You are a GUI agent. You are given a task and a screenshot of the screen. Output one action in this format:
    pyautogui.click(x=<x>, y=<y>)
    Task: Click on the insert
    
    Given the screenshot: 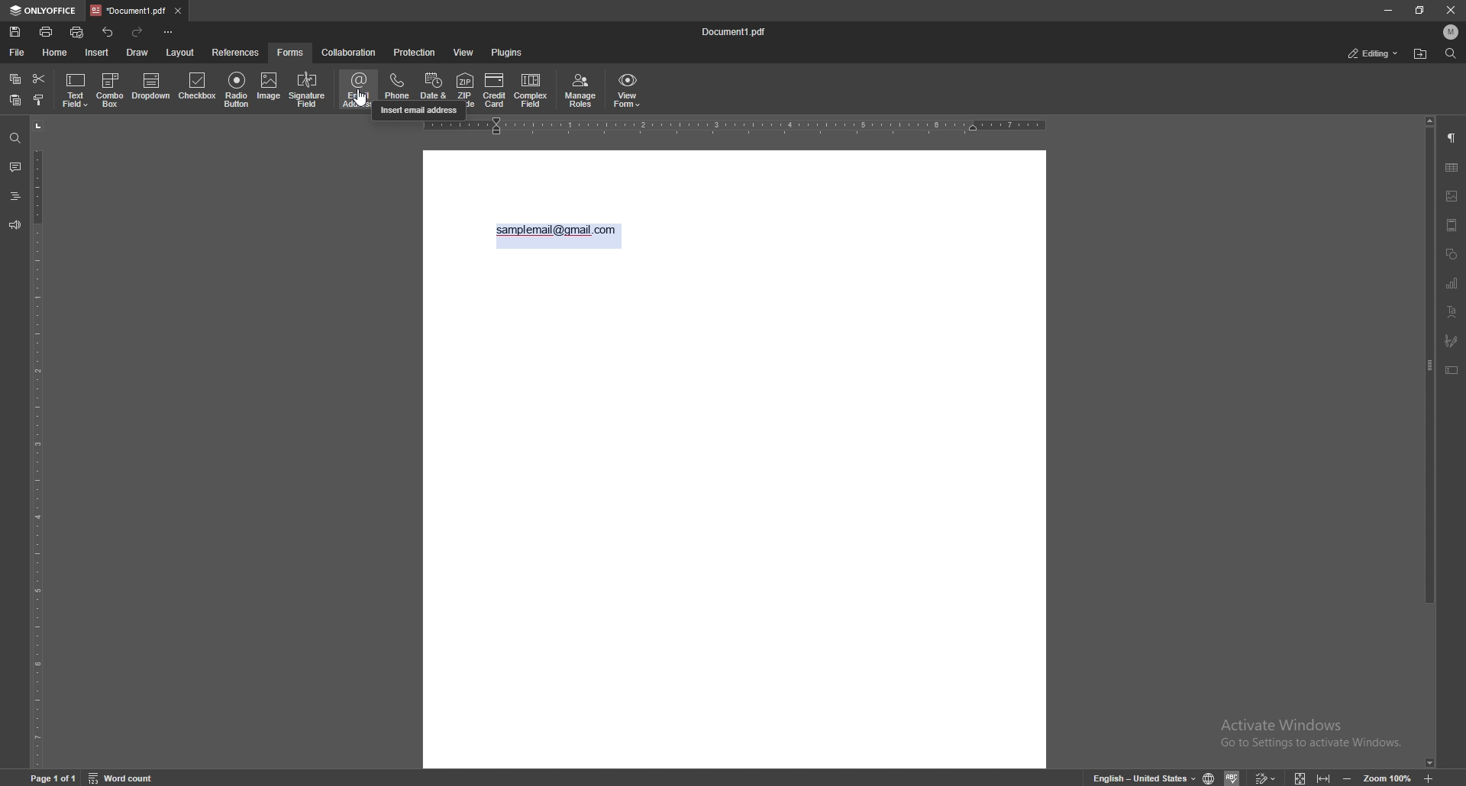 What is the action you would take?
    pyautogui.click(x=96, y=53)
    